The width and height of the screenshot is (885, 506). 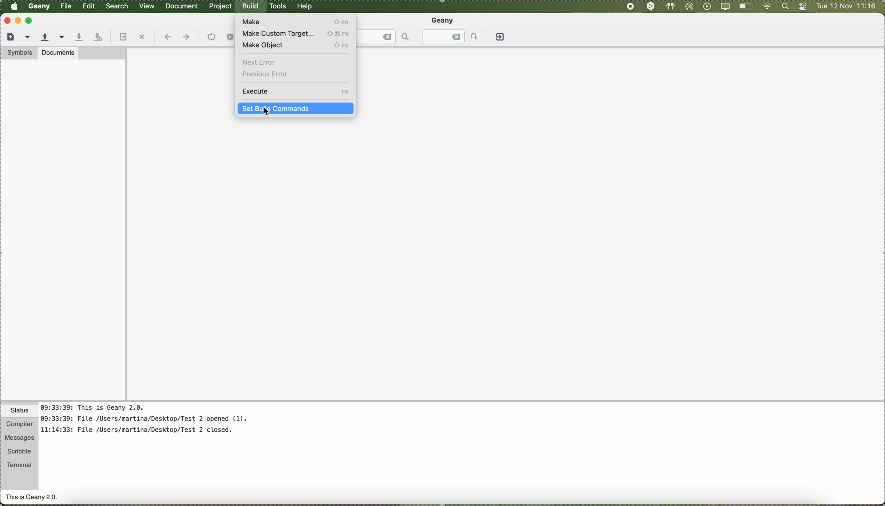 What do you see at coordinates (266, 75) in the screenshot?
I see `previous error` at bounding box center [266, 75].